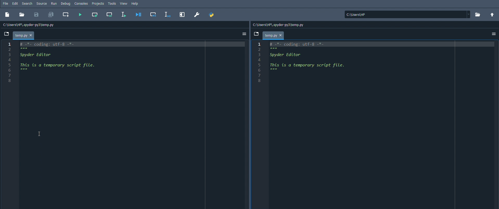 The image size is (499, 209). Describe the element at coordinates (37, 15) in the screenshot. I see `Save file` at that location.